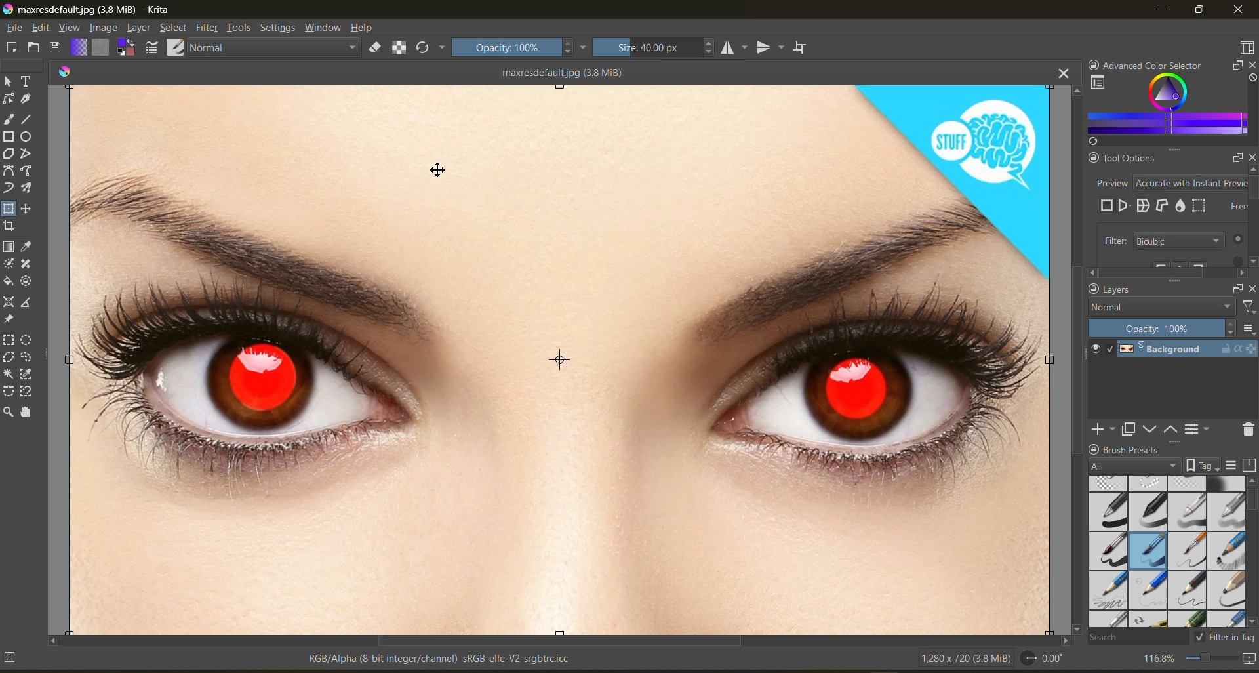 The image size is (1259, 673). Describe the element at coordinates (1186, 352) in the screenshot. I see `layer` at that location.